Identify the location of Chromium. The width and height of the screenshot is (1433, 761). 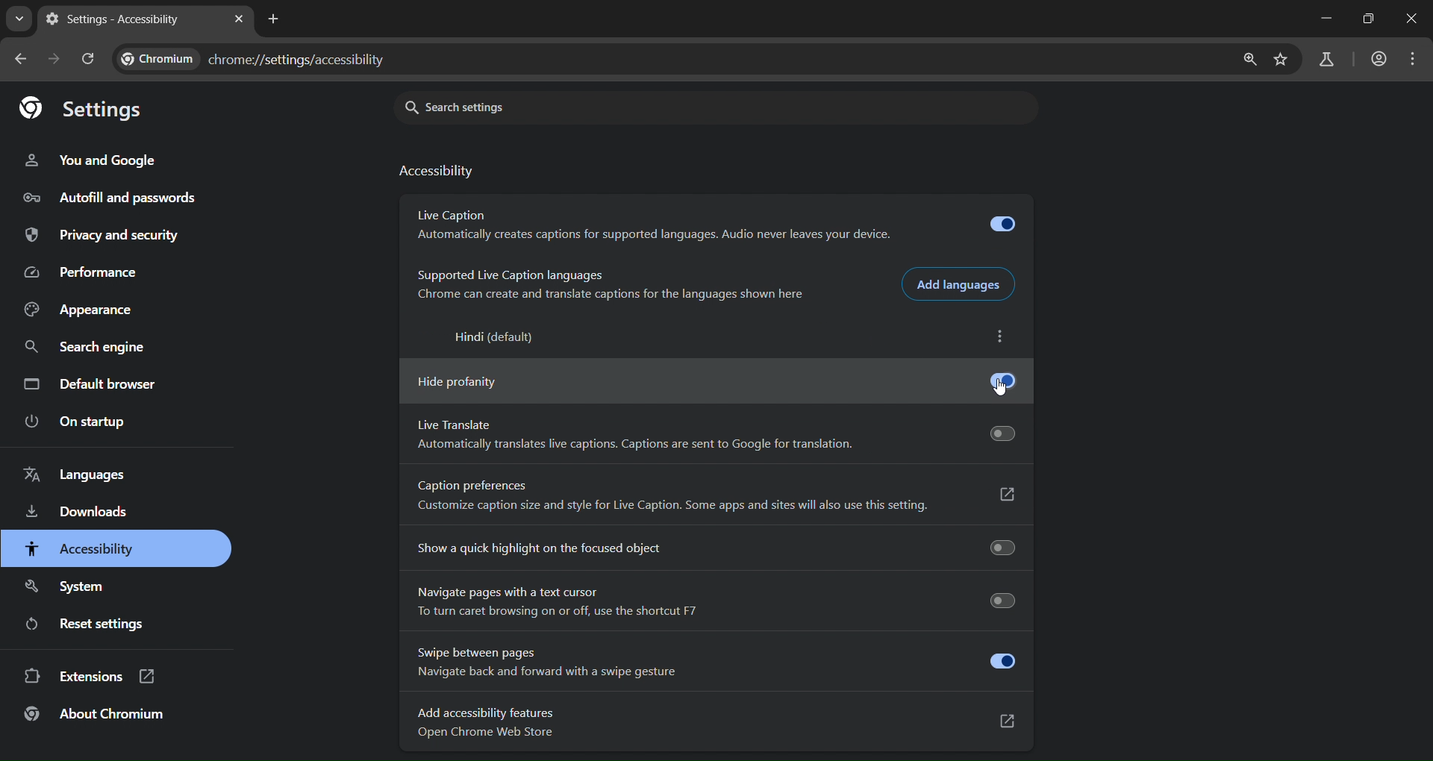
(158, 59).